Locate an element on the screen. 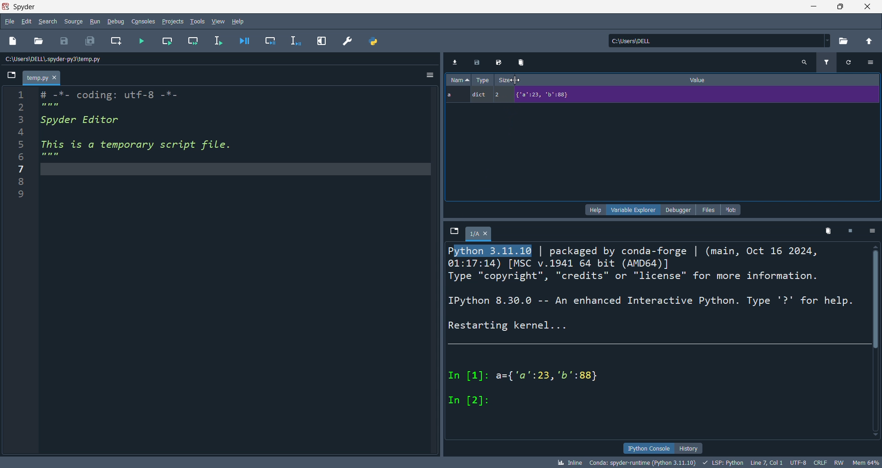 This screenshot has width=882, height=468. save data as is located at coordinates (496, 62).